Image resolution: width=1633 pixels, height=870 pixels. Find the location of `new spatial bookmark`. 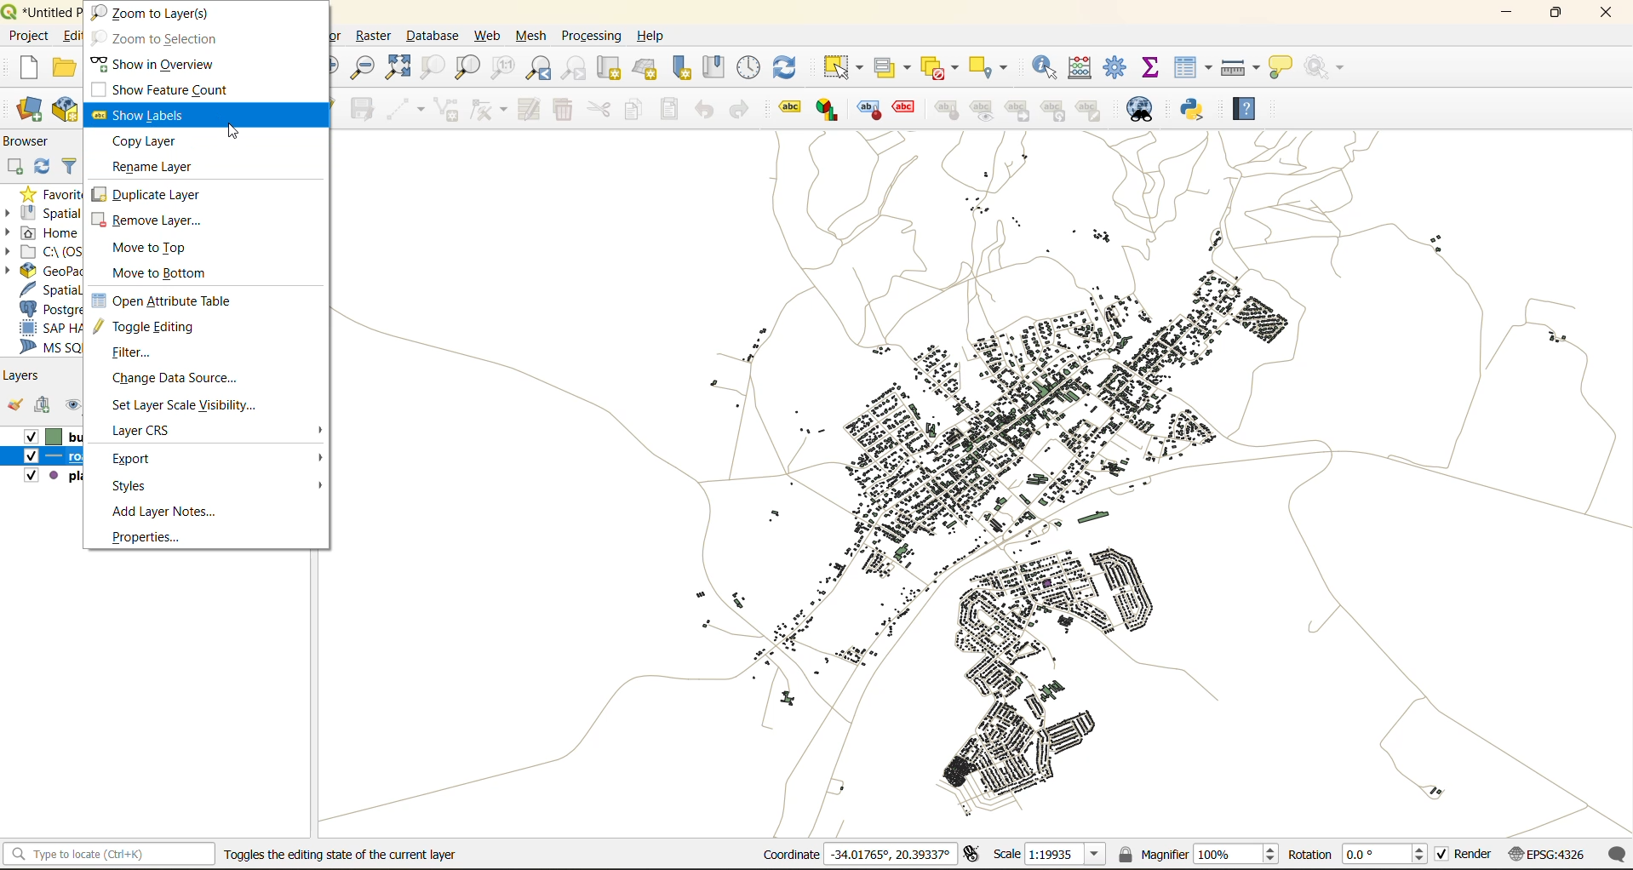

new spatial bookmark is located at coordinates (679, 69).